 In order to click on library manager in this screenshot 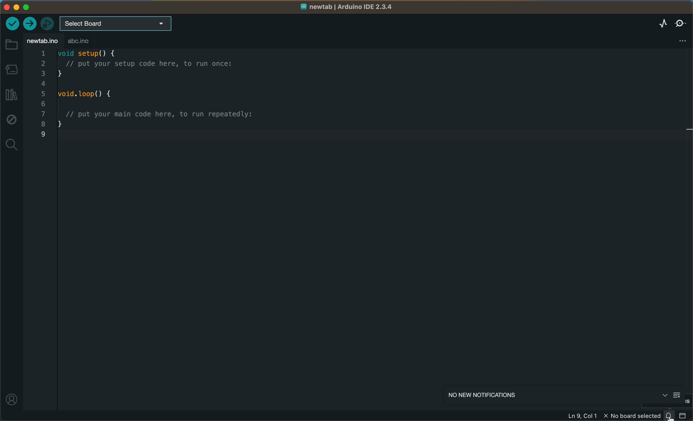, I will do `click(10, 94)`.